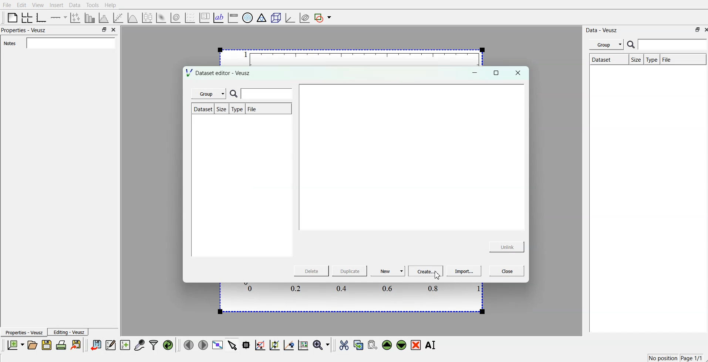 The height and width of the screenshot is (362, 708). Describe the element at coordinates (69, 332) in the screenshot. I see `Editing - Veusz` at that location.